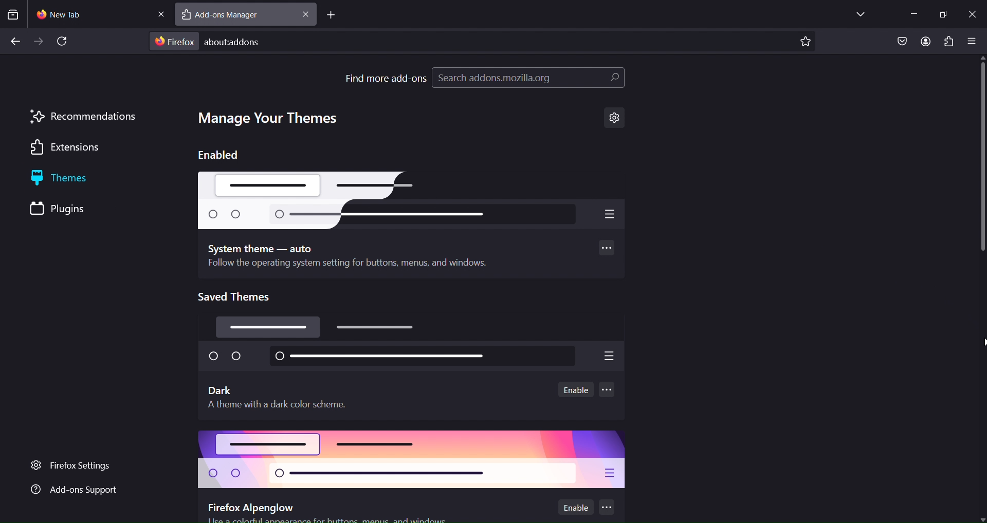 Image resolution: width=987 pixels, height=523 pixels. I want to click on recommendations, so click(83, 117).